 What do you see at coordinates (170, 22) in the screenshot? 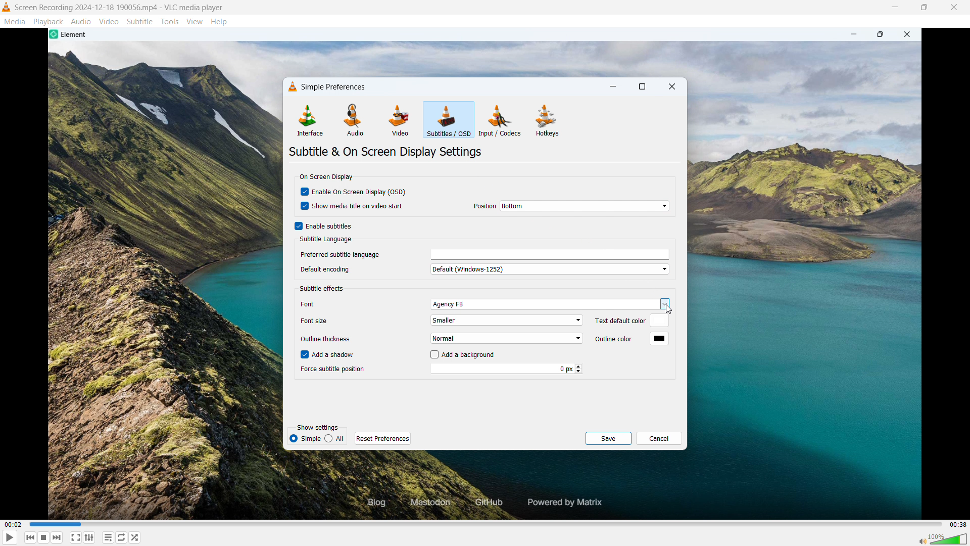
I see `tools` at bounding box center [170, 22].